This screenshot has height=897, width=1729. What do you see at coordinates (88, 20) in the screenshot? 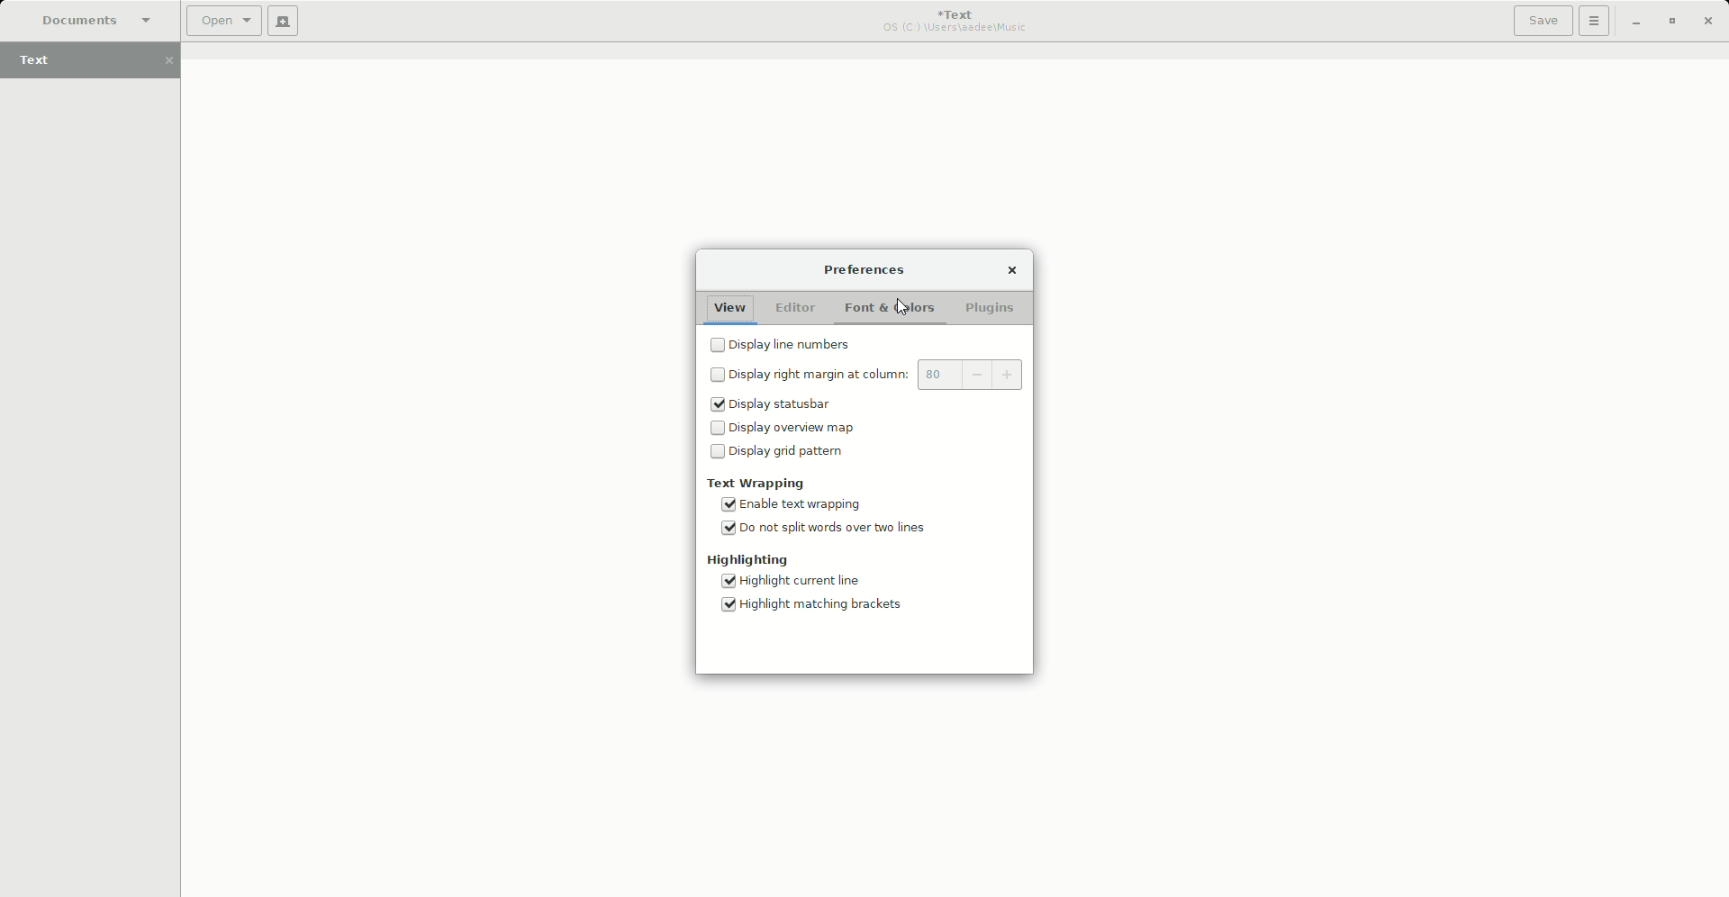
I see `Documents` at bounding box center [88, 20].